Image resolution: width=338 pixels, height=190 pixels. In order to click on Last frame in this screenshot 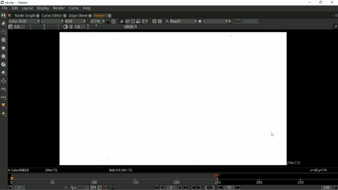, I will do `click(185, 187)`.